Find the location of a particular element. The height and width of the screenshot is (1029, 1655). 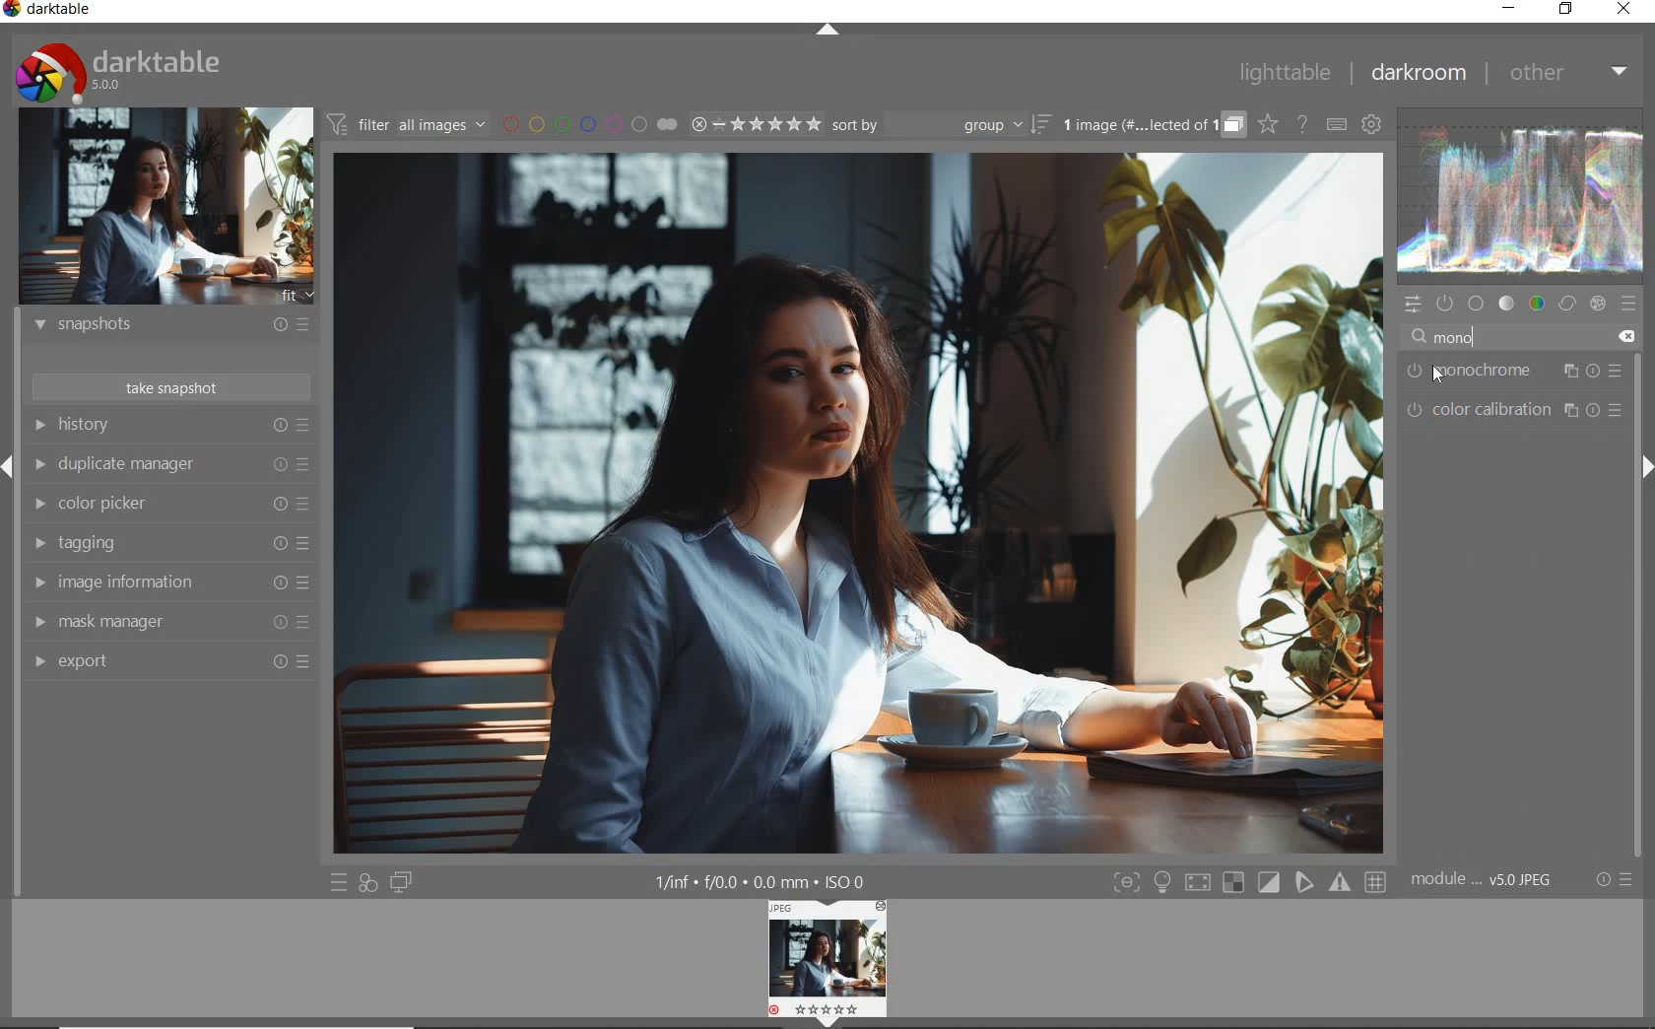

sort is located at coordinates (941, 126).